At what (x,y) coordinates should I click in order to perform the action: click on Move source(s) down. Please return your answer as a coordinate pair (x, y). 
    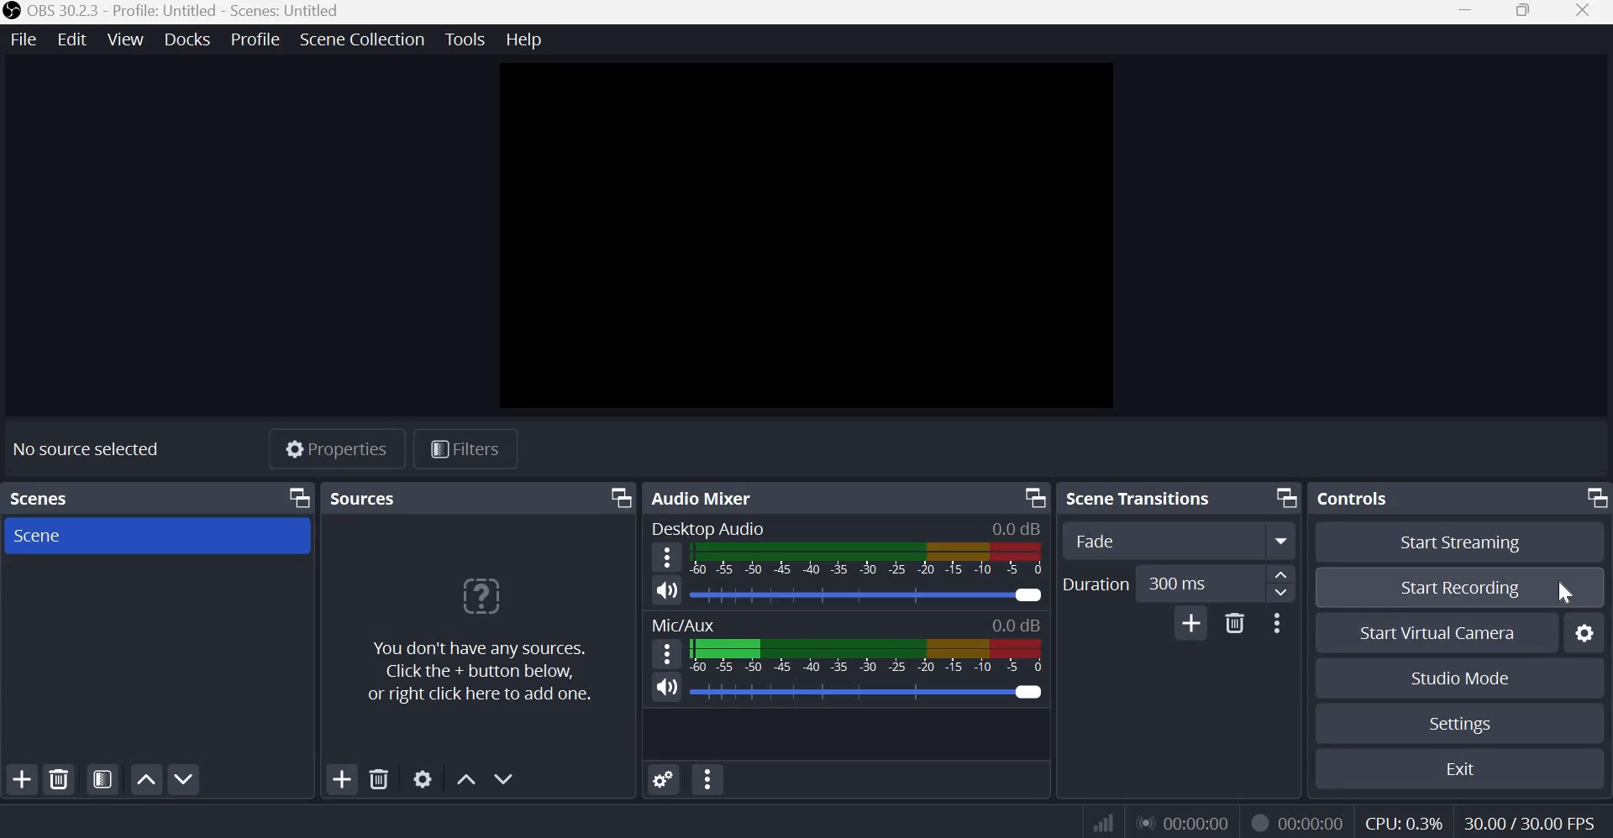
    Looking at the image, I should click on (509, 778).